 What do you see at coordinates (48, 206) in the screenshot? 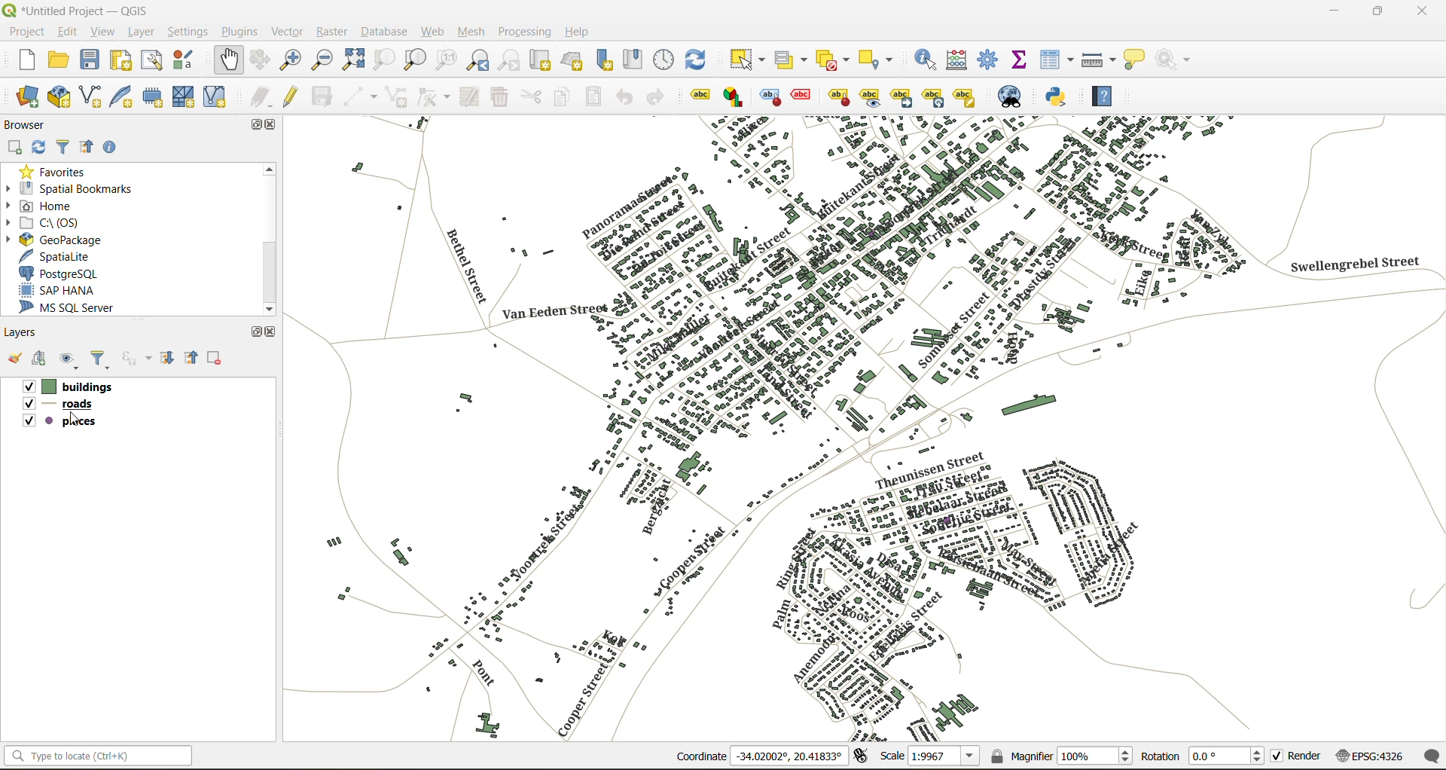
I see `home` at bounding box center [48, 206].